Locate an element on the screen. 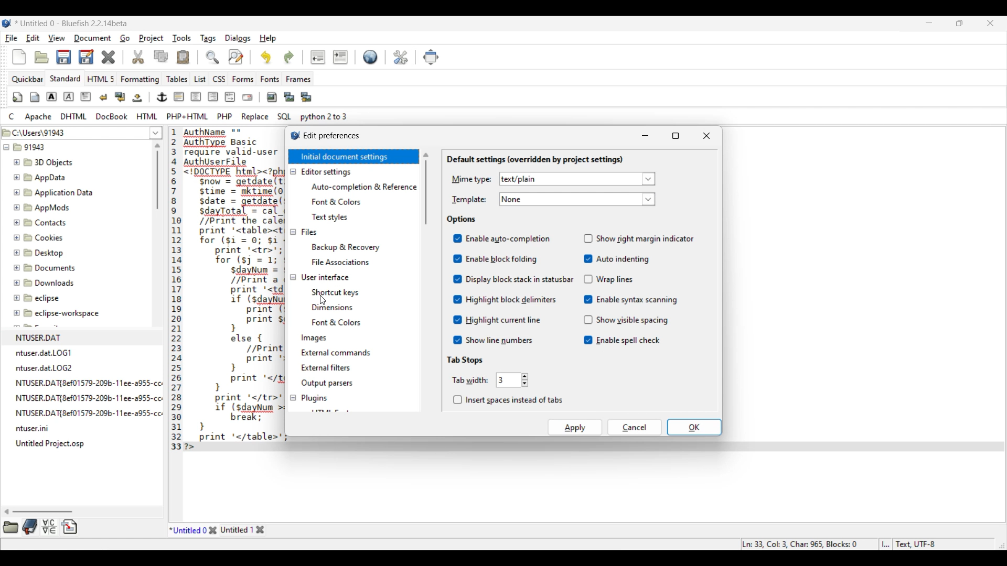  File options is located at coordinates (156, 133).